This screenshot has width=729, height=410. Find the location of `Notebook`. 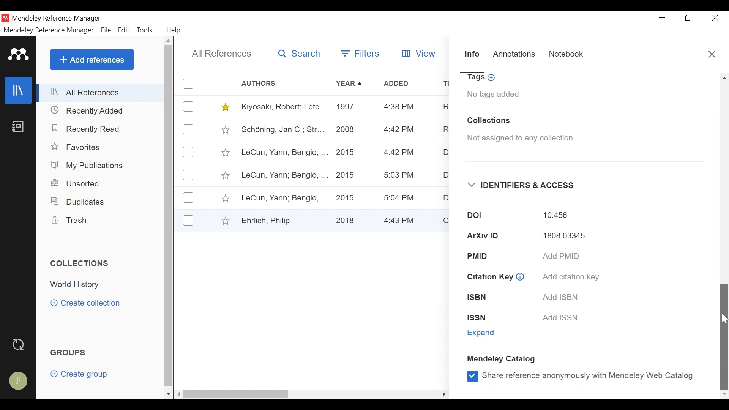

Notebook is located at coordinates (17, 129).